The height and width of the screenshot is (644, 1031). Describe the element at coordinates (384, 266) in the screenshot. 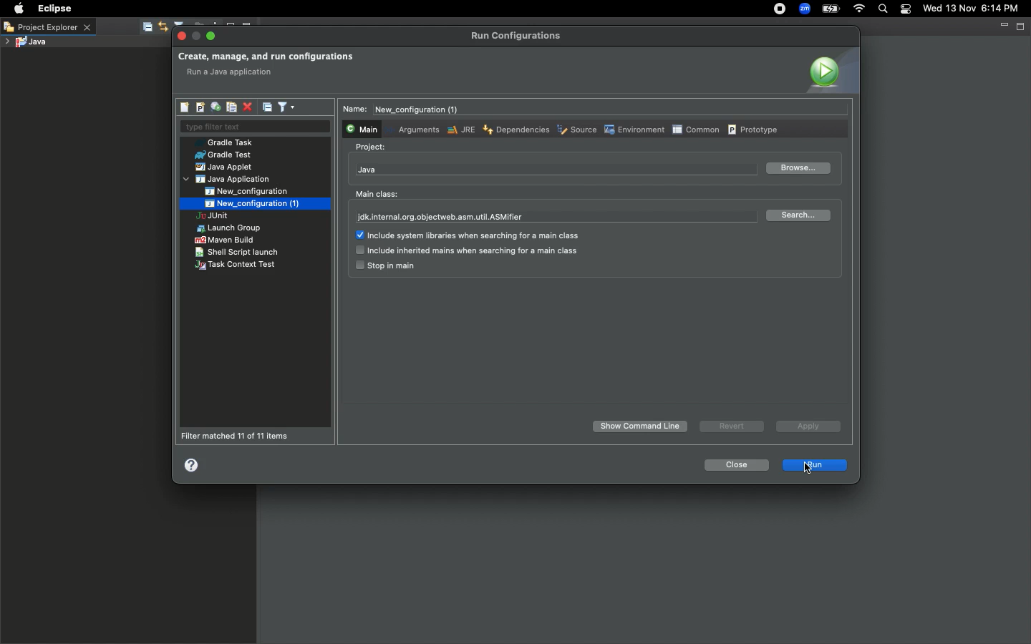

I see `stop in main` at that location.